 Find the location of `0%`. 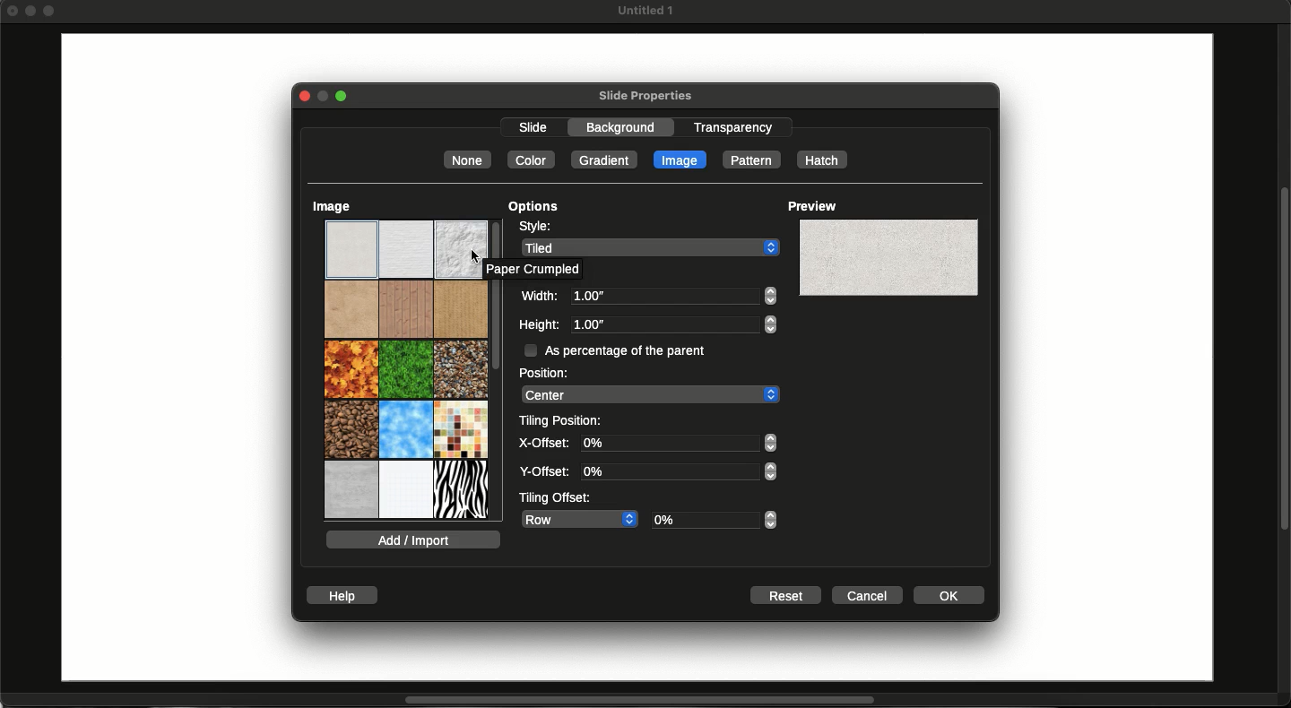

0% is located at coordinates (679, 471).